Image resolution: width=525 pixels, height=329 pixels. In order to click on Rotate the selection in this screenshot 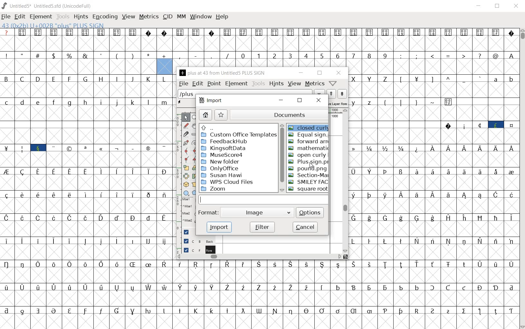, I will do `click(195, 168)`.